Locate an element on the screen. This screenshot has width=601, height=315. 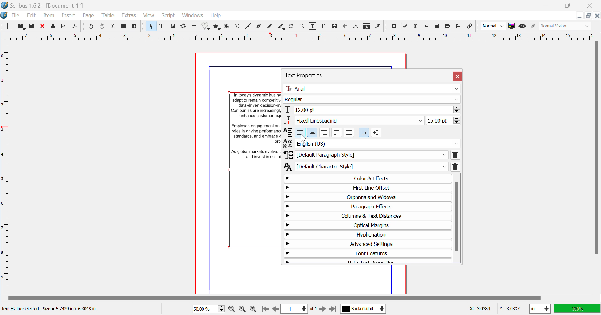
Paste is located at coordinates (135, 26).